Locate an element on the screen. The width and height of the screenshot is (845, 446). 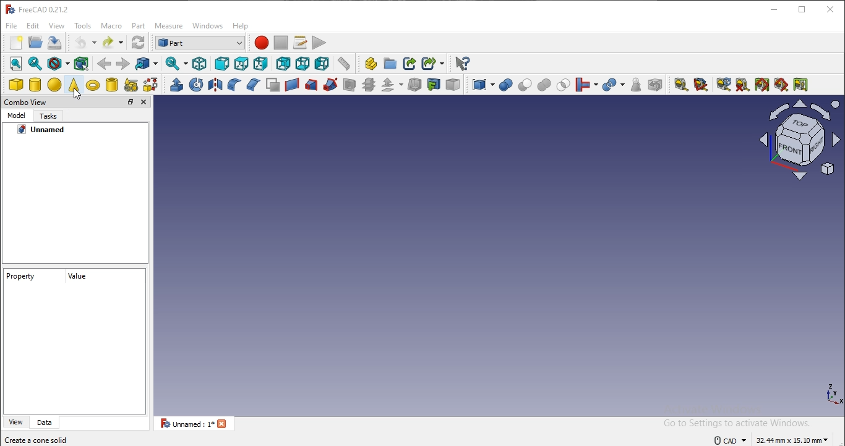
check geometry is located at coordinates (637, 84).